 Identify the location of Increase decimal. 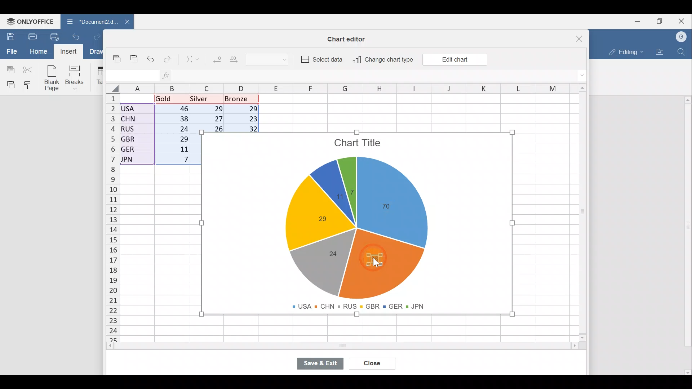
(236, 58).